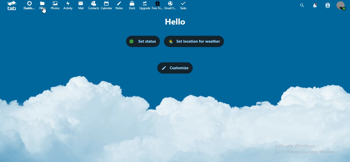 This screenshot has height=162, width=350. Describe the element at coordinates (44, 12) in the screenshot. I see `Mouse Cursor` at that location.